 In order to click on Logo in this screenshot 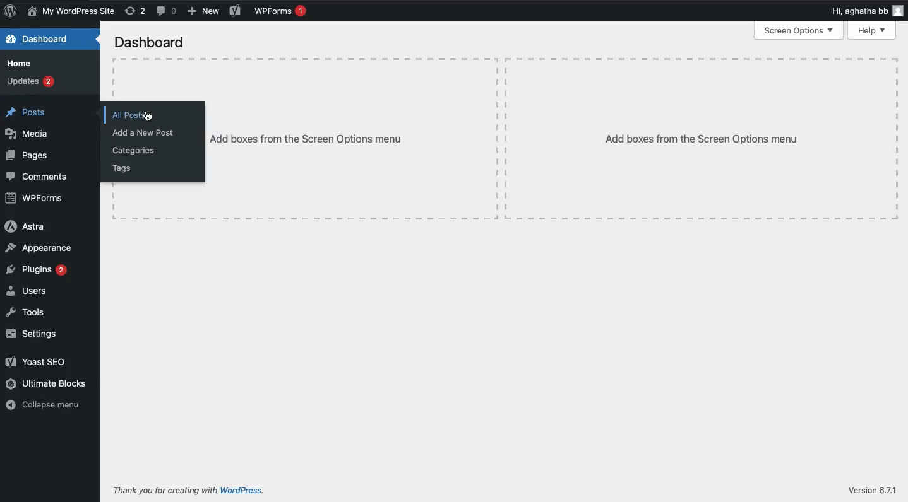, I will do `click(12, 11)`.